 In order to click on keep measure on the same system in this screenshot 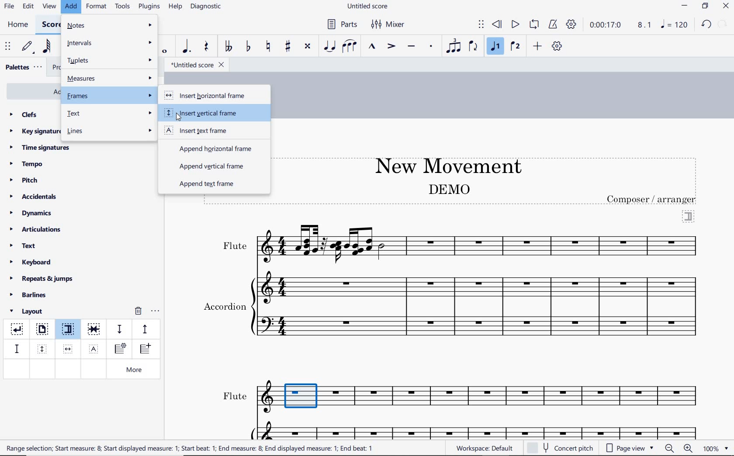, I will do `click(95, 329)`.